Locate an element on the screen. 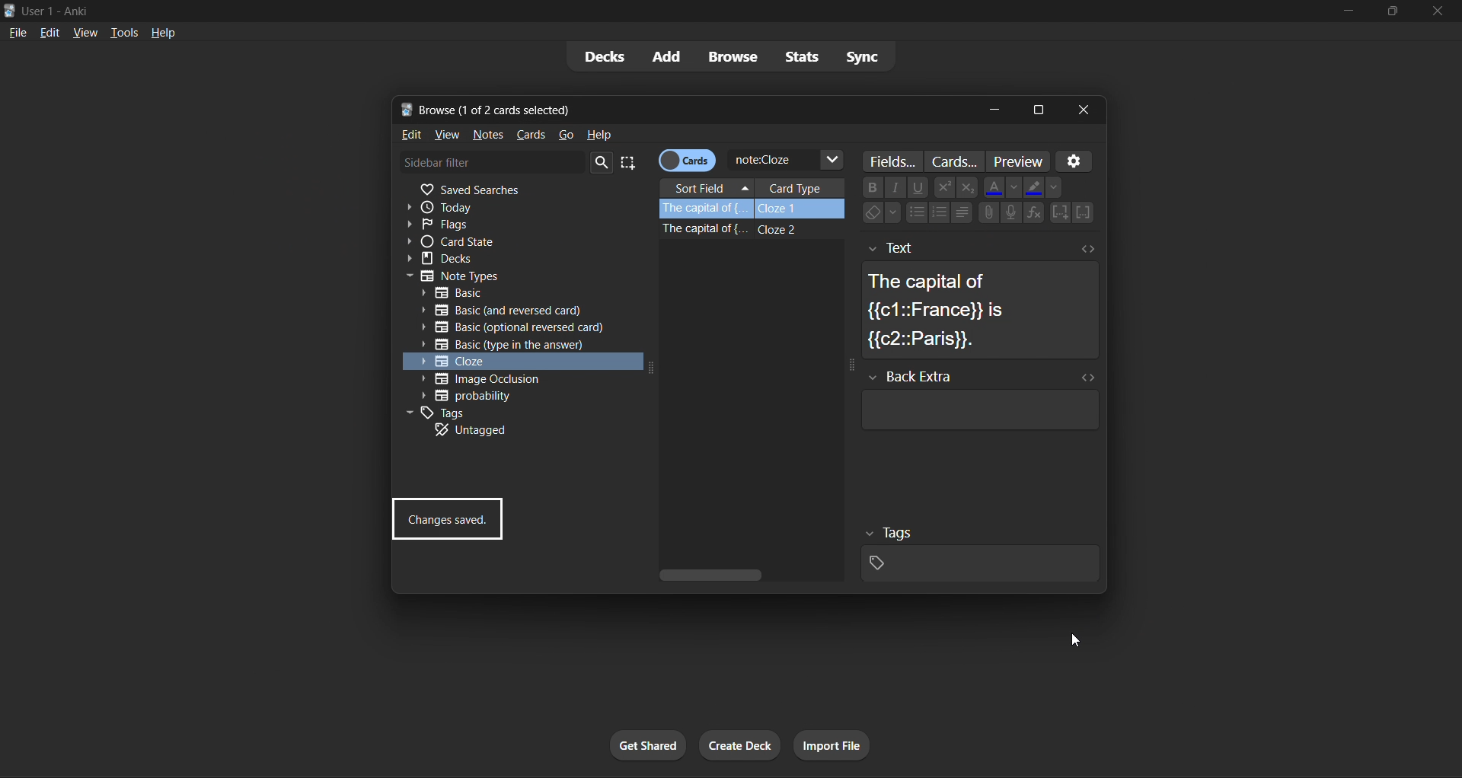 The height and width of the screenshot is (778, 1462). saved searches is located at coordinates (521, 190).